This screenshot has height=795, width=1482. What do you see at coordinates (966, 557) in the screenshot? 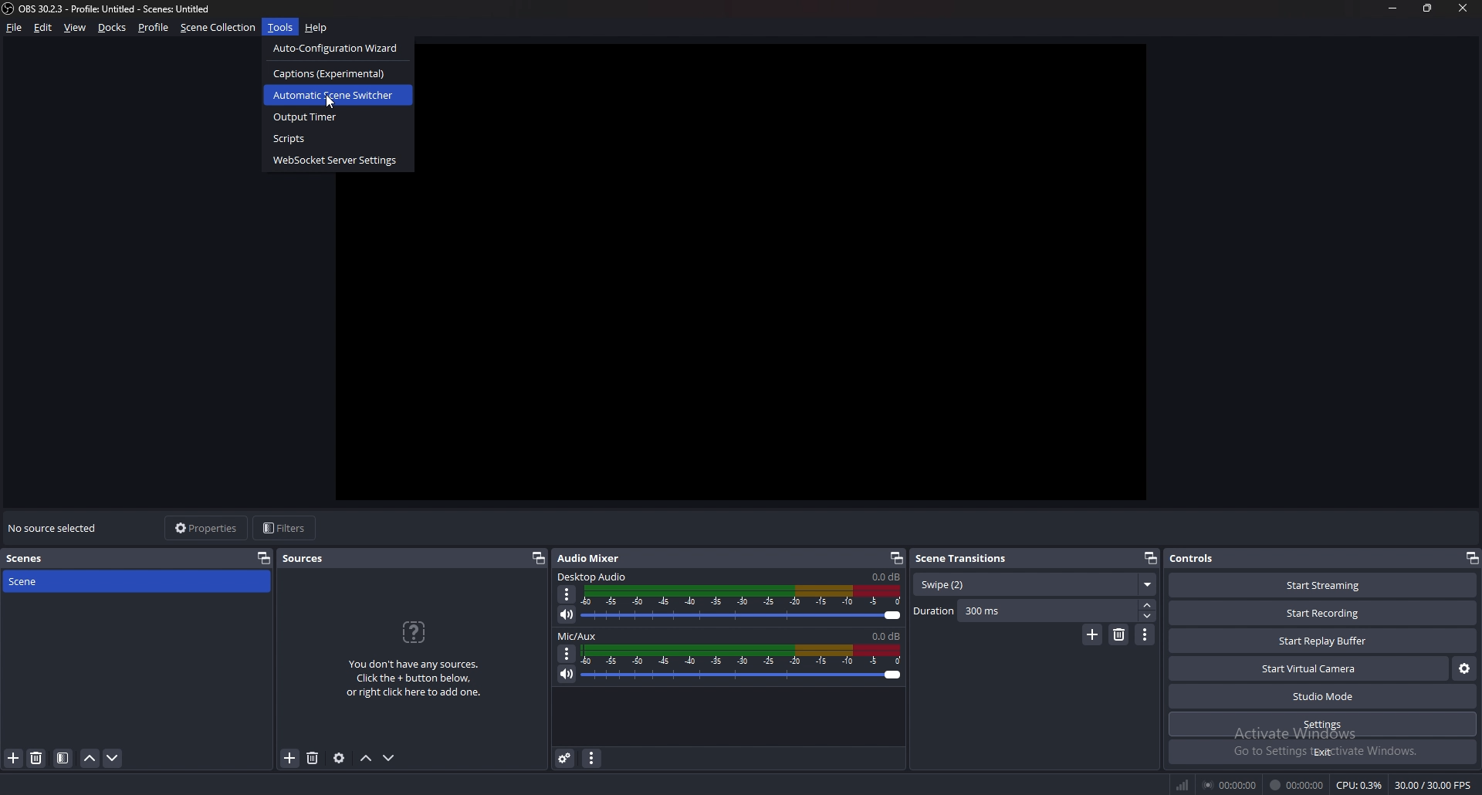
I see `scene transitions` at bounding box center [966, 557].